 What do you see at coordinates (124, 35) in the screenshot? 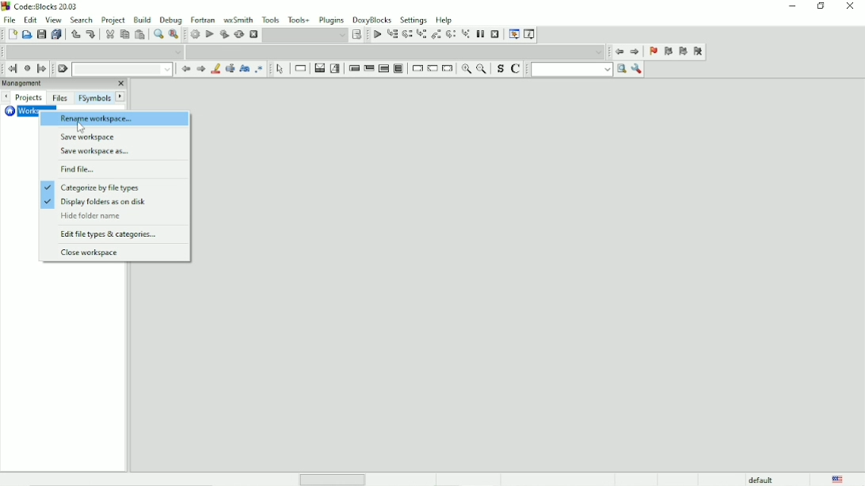
I see `Copy` at bounding box center [124, 35].